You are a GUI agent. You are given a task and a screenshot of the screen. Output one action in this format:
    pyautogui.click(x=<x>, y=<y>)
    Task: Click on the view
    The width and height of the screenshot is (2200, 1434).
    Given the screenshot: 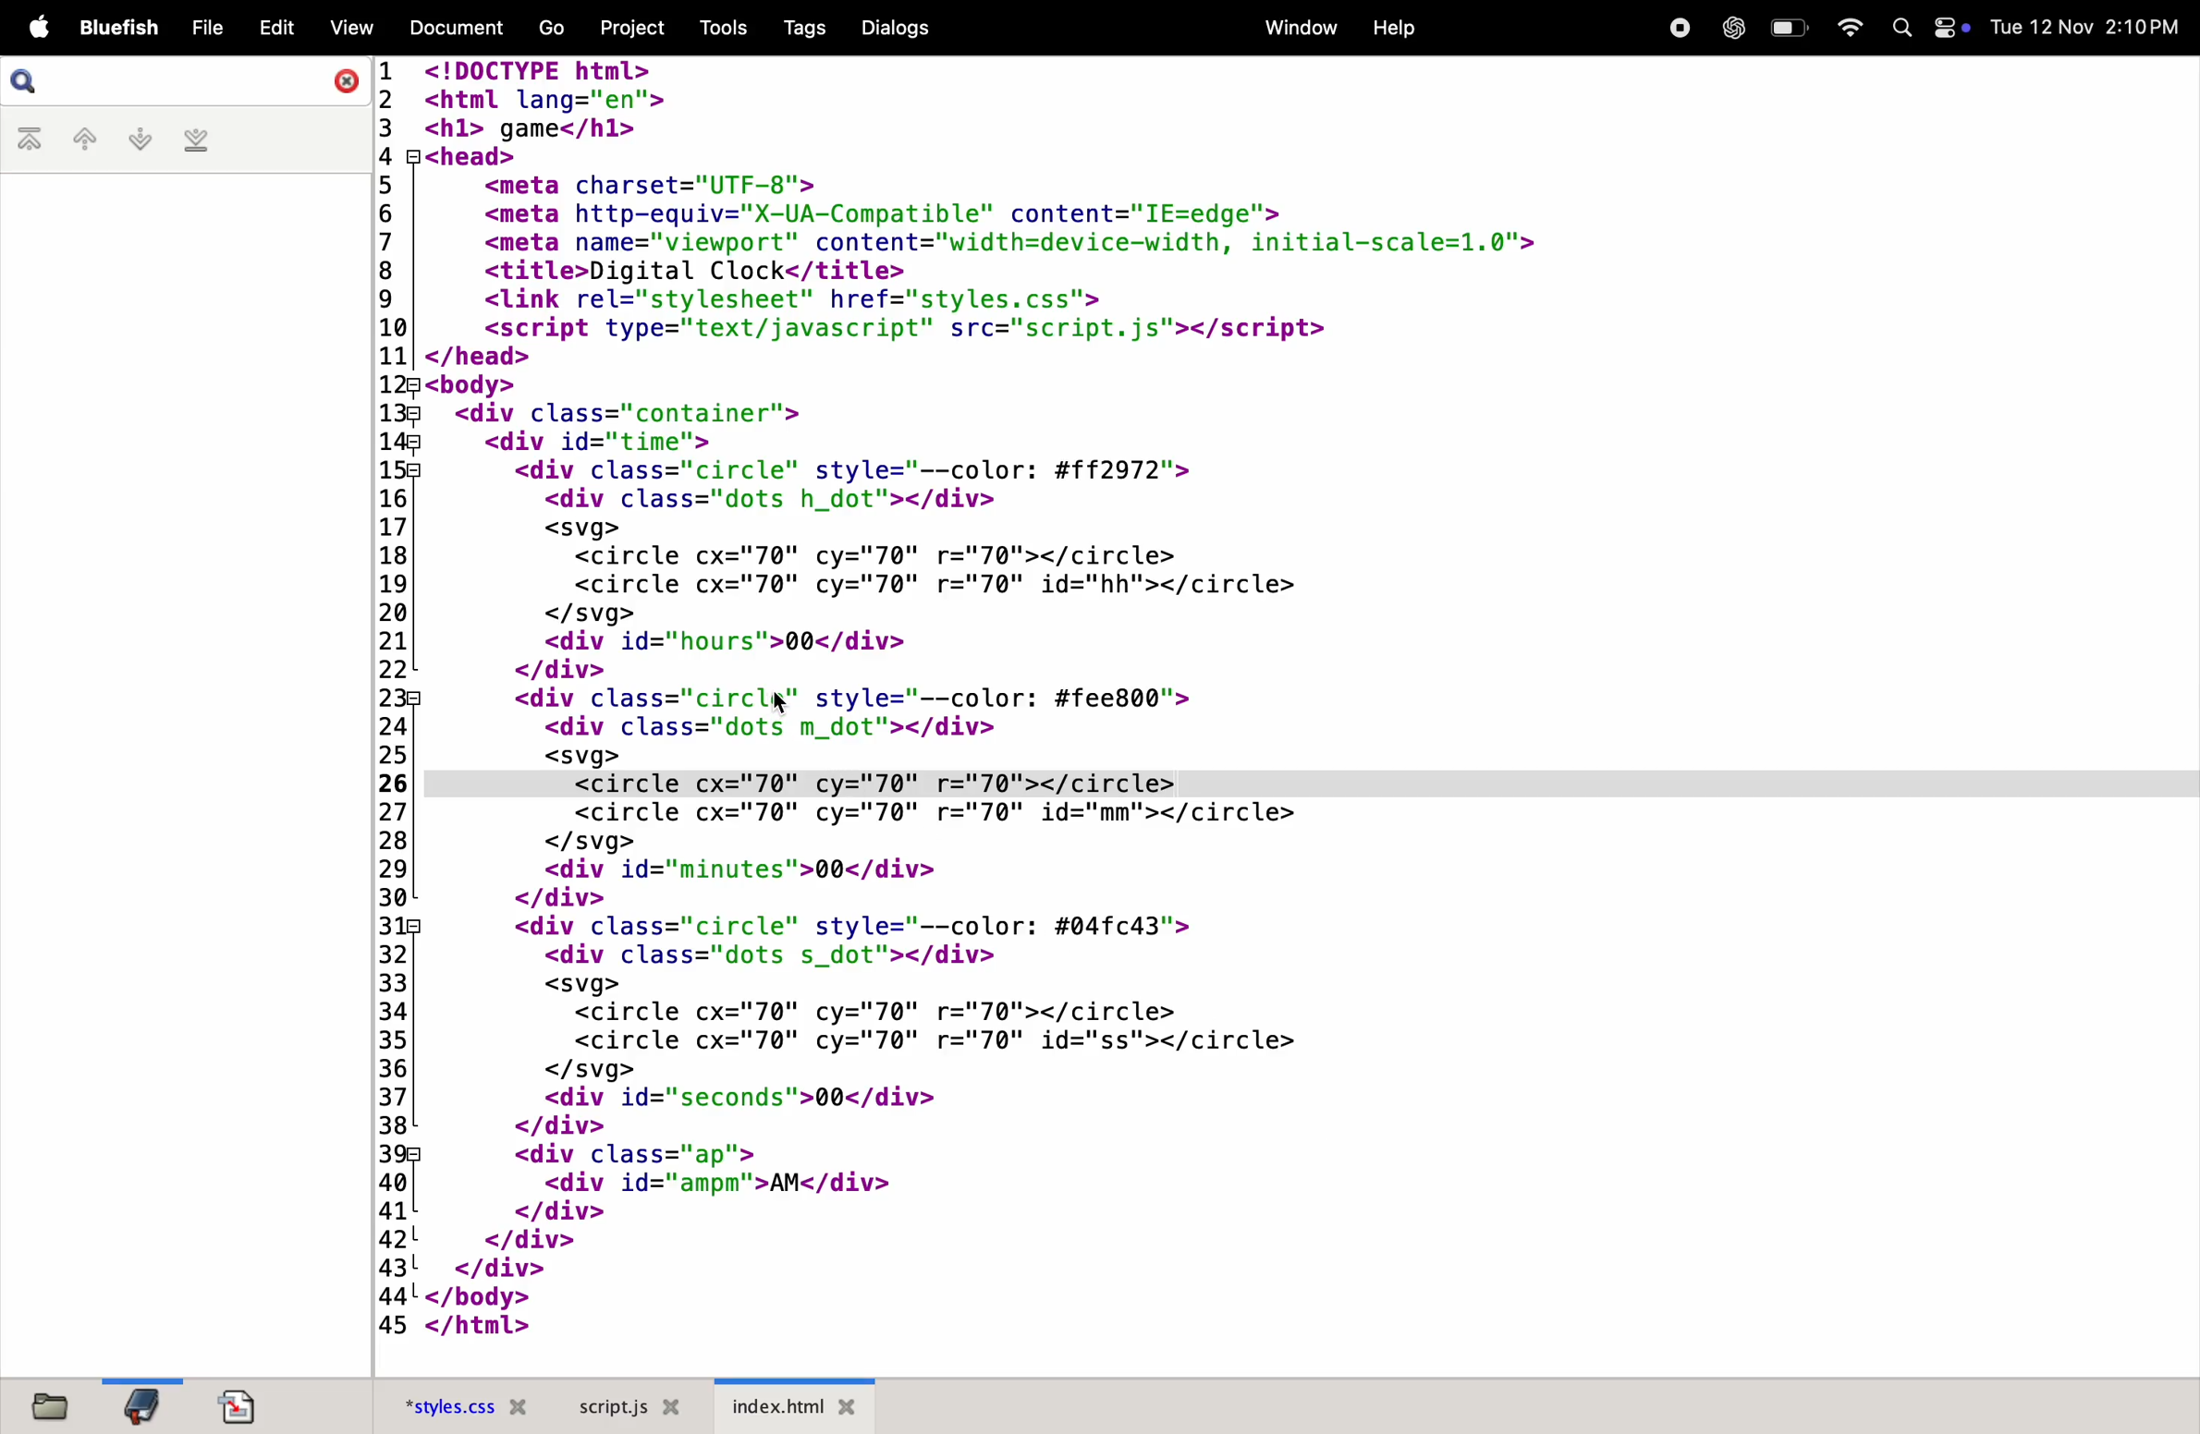 What is the action you would take?
    pyautogui.click(x=349, y=26)
    